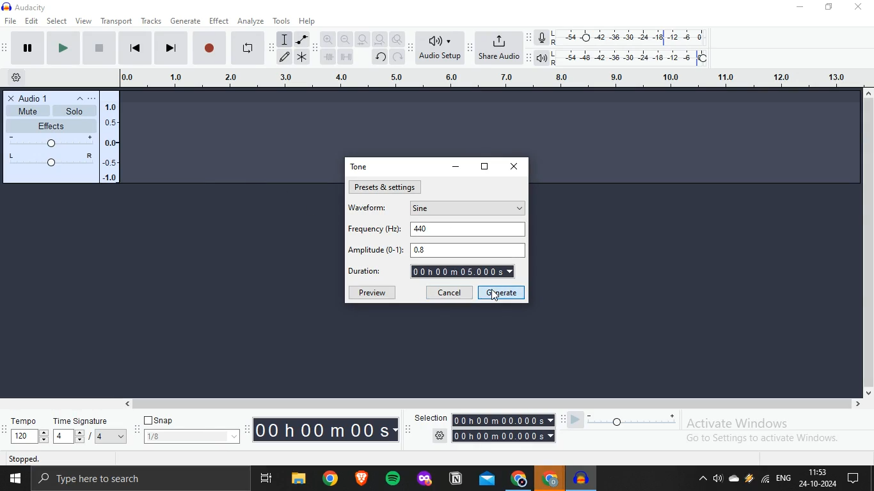  Describe the element at coordinates (33, 21) in the screenshot. I see `Edit` at that location.